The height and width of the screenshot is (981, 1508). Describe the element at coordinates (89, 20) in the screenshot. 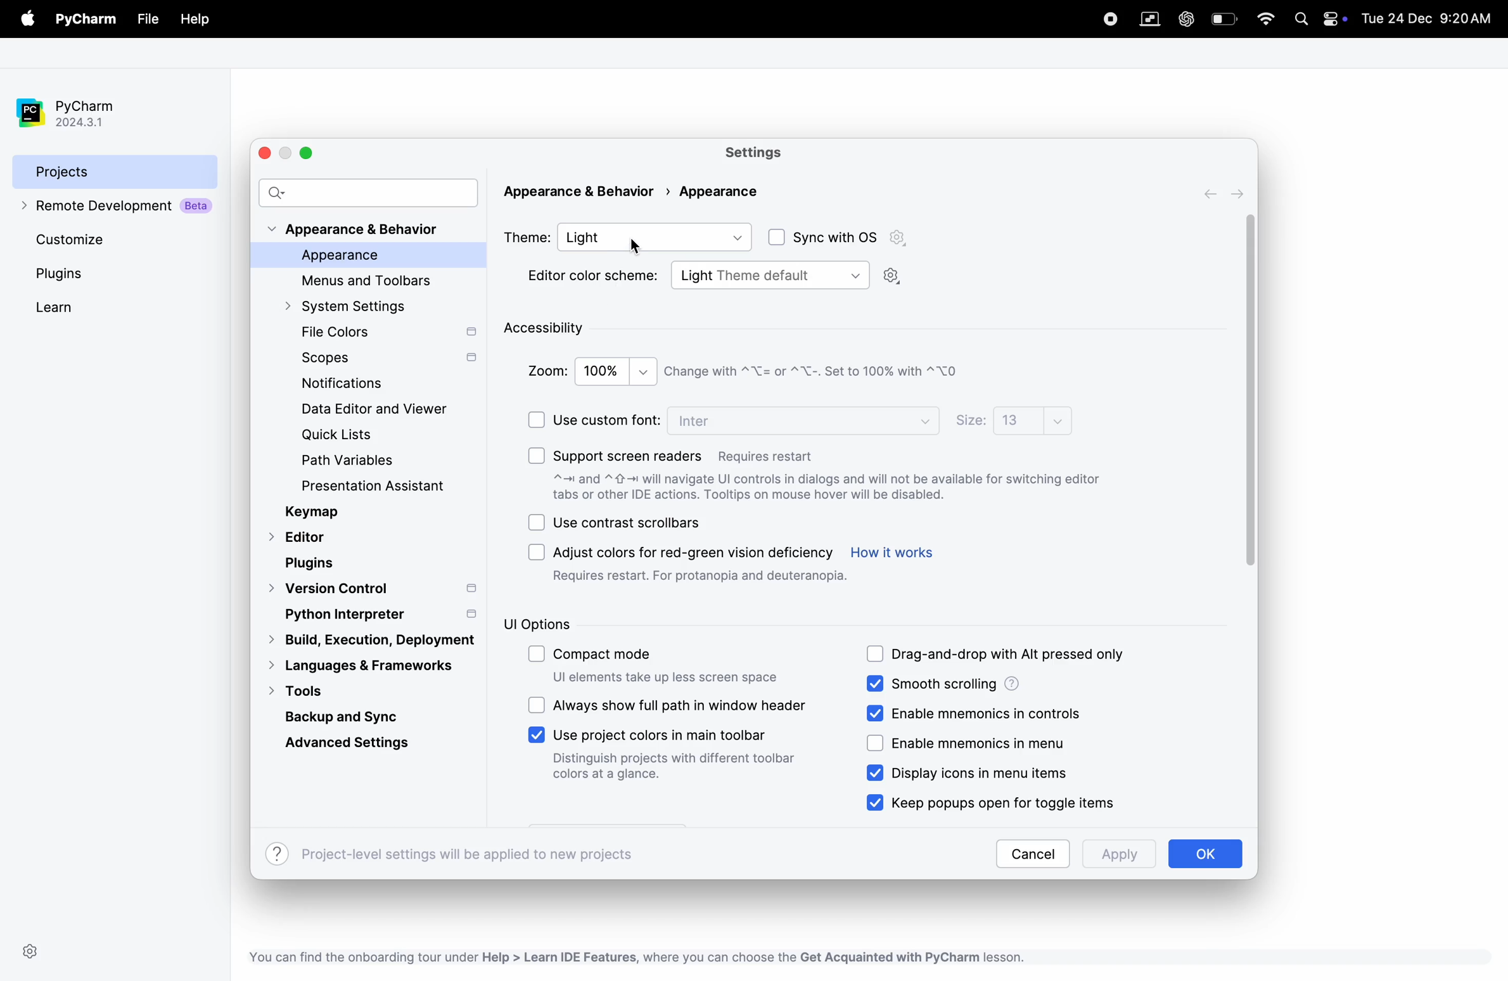

I see `pycharm` at that location.